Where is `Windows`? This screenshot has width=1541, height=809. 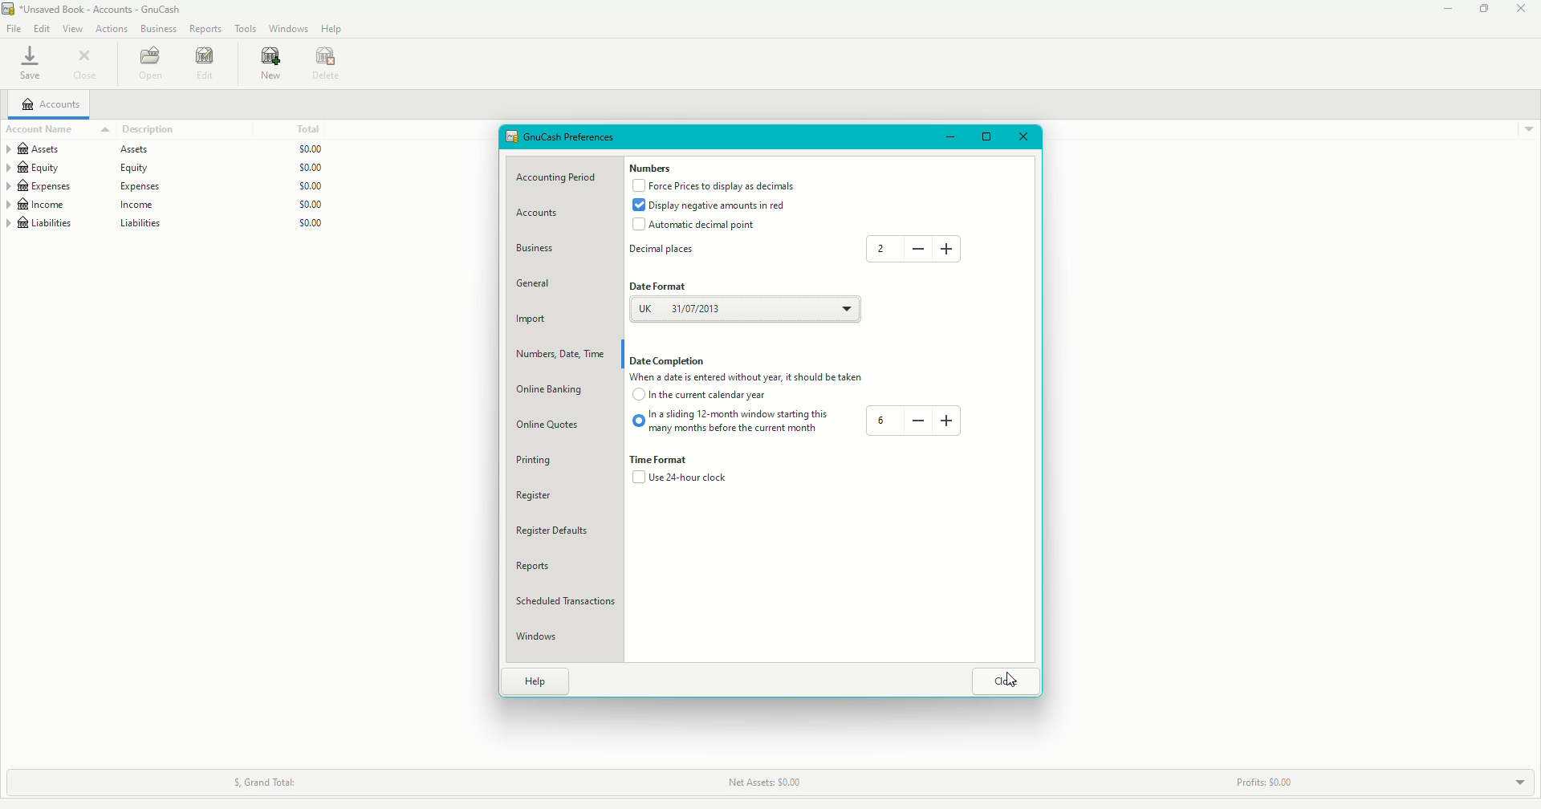
Windows is located at coordinates (287, 29).